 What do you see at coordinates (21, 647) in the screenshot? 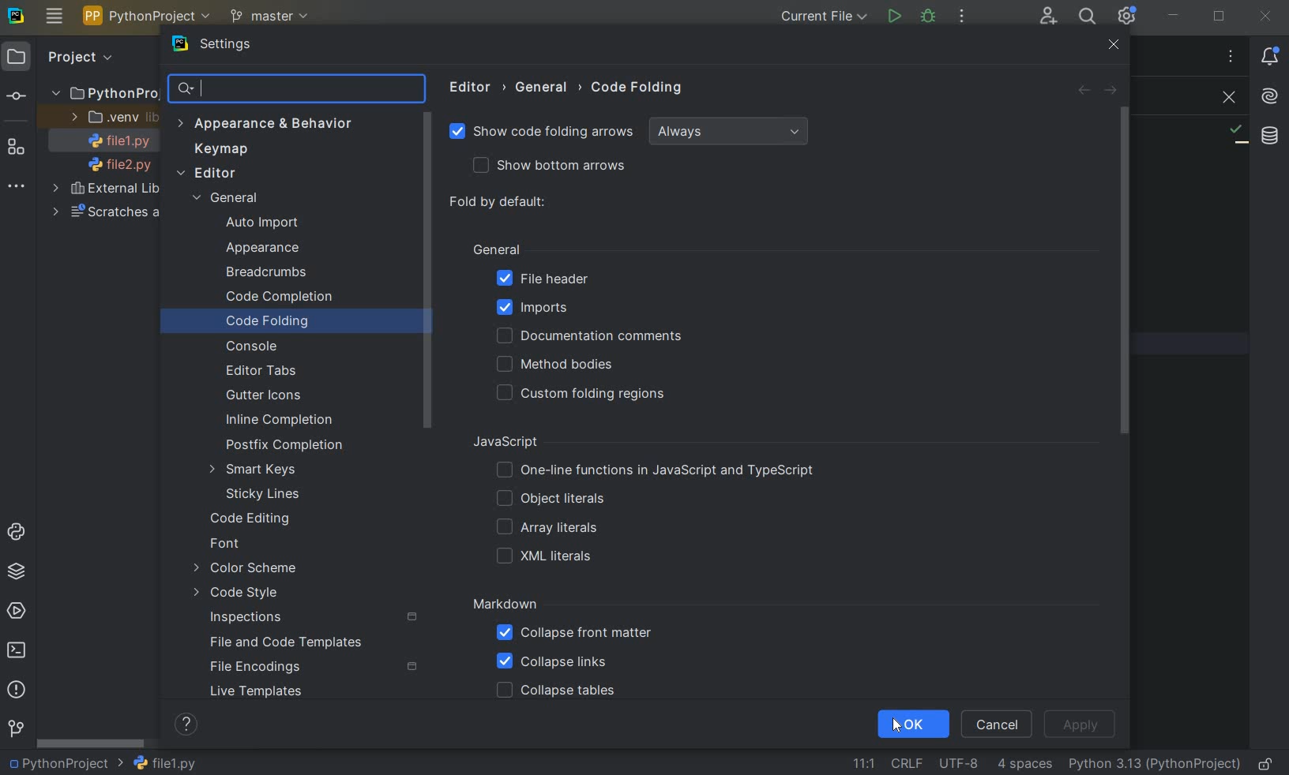
I see `TERMINAL` at bounding box center [21, 647].